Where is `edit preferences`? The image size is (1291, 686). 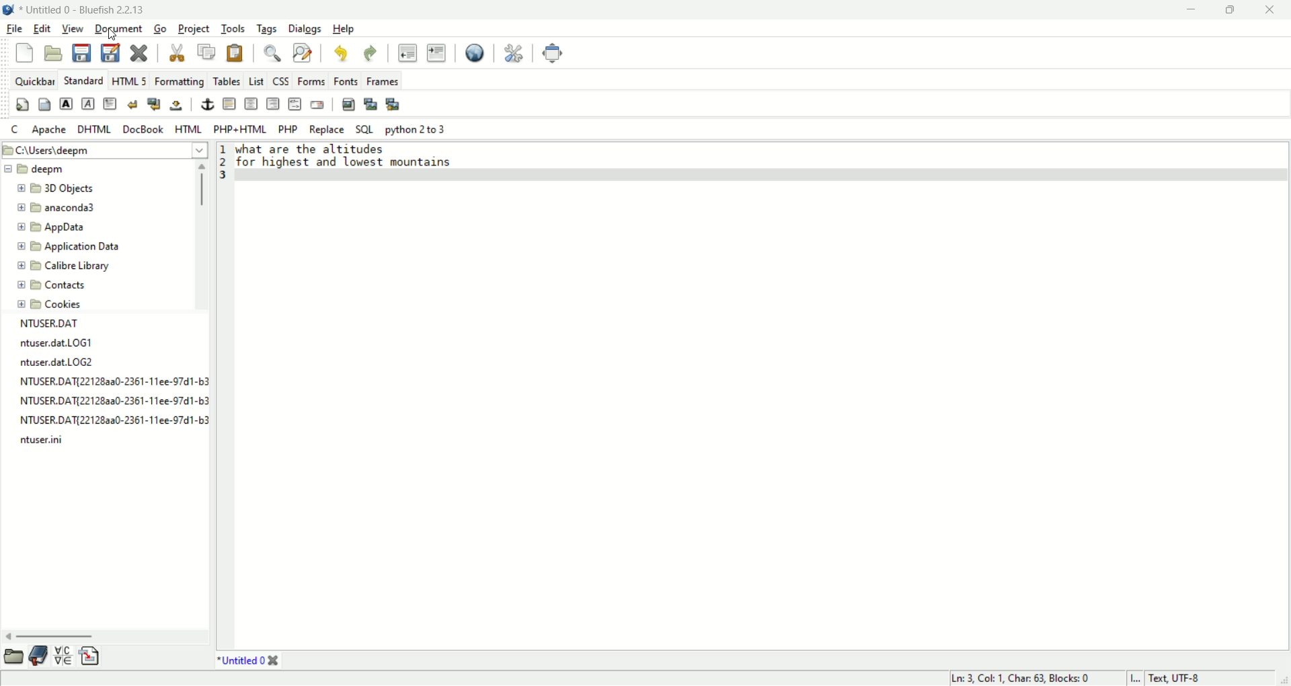
edit preferences is located at coordinates (512, 52).